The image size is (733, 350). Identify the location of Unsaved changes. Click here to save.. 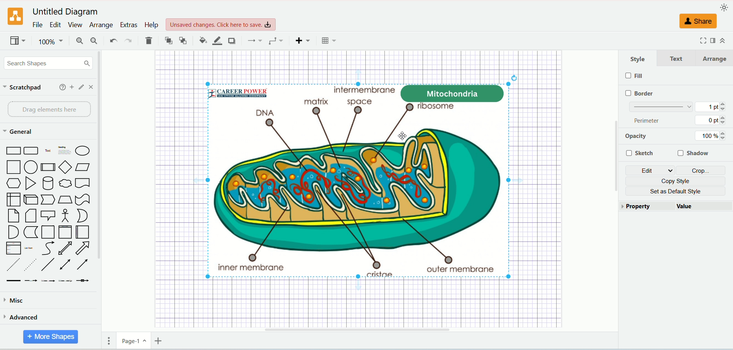
(220, 24).